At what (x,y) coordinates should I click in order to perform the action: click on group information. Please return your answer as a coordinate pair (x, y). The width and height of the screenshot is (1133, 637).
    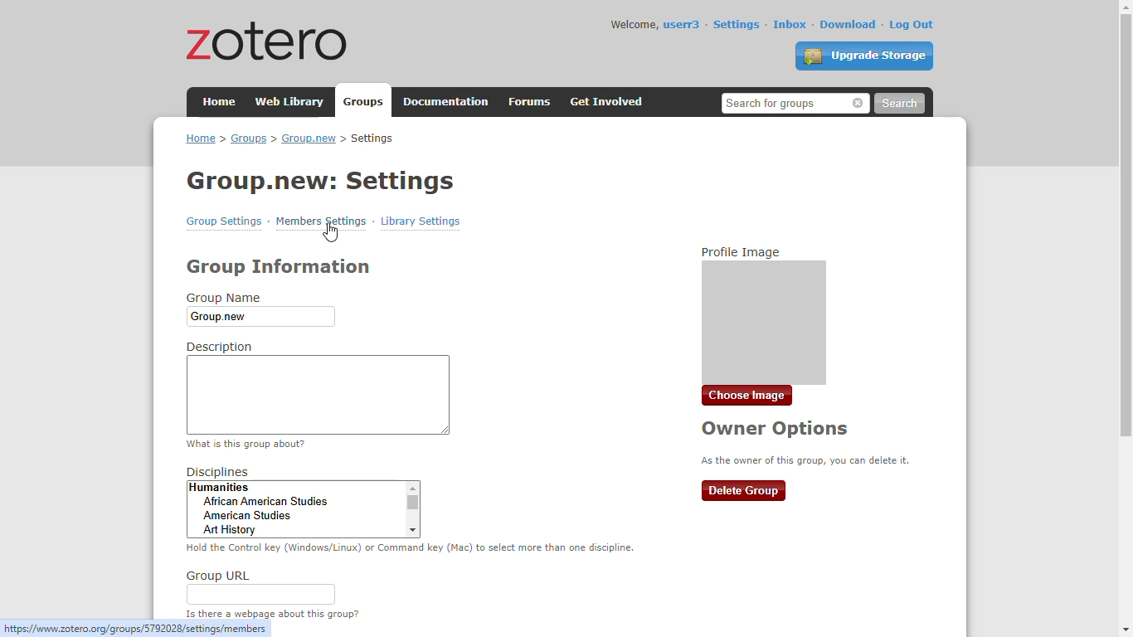
    Looking at the image, I should click on (279, 267).